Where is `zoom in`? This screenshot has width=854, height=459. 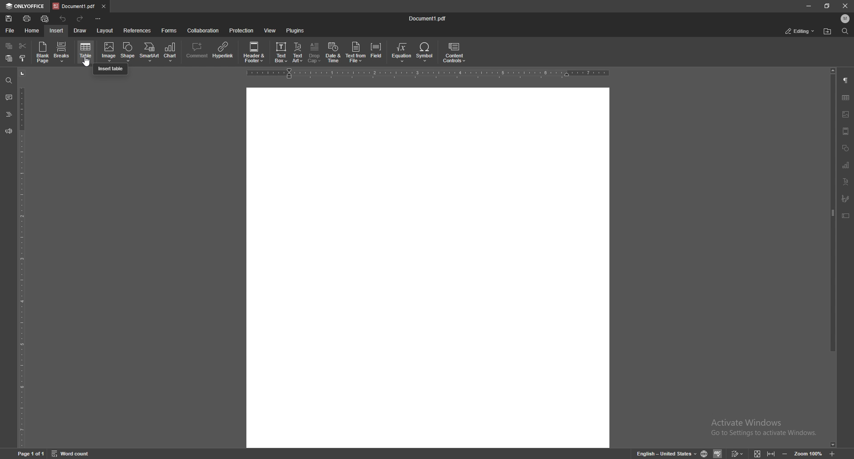
zoom in is located at coordinates (833, 453).